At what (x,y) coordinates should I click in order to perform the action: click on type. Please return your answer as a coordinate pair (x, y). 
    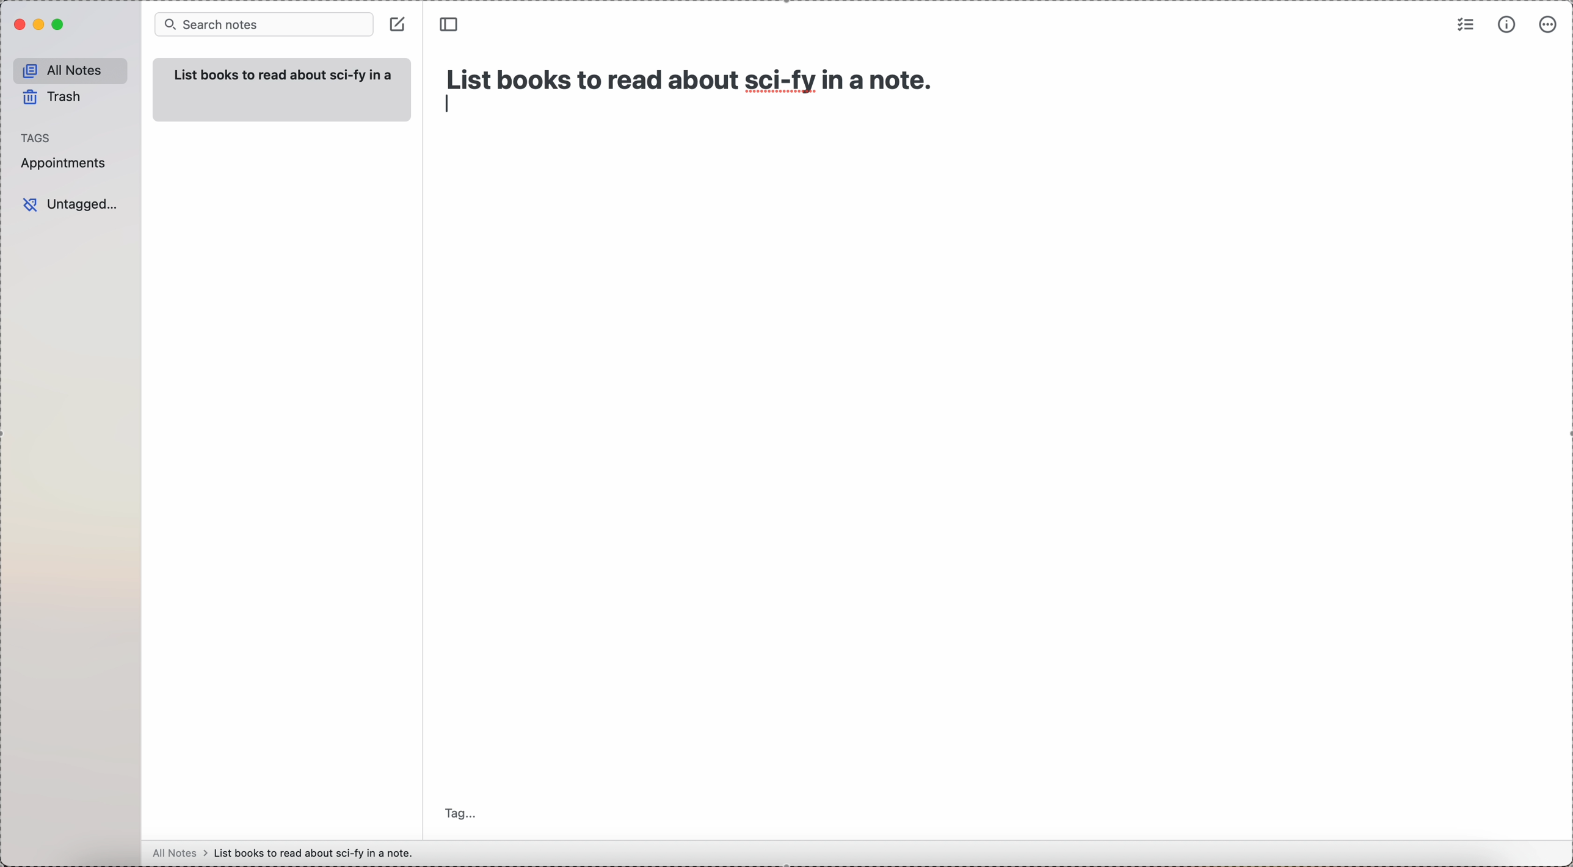
    Looking at the image, I should click on (451, 105).